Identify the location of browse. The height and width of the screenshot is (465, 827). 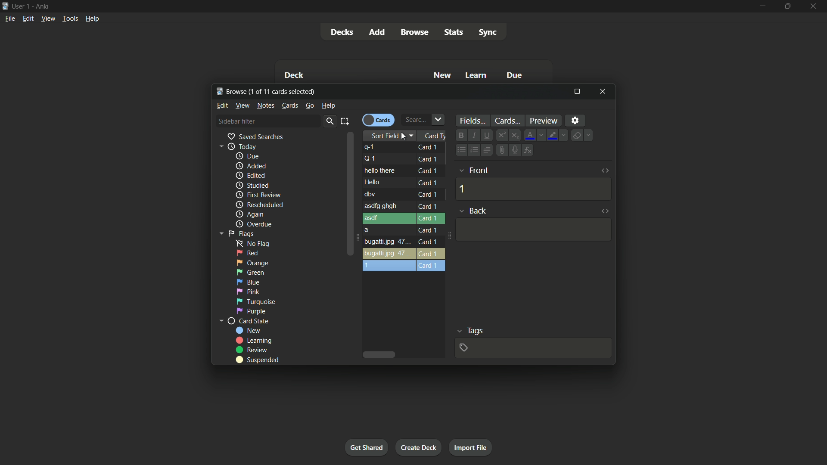
(267, 91).